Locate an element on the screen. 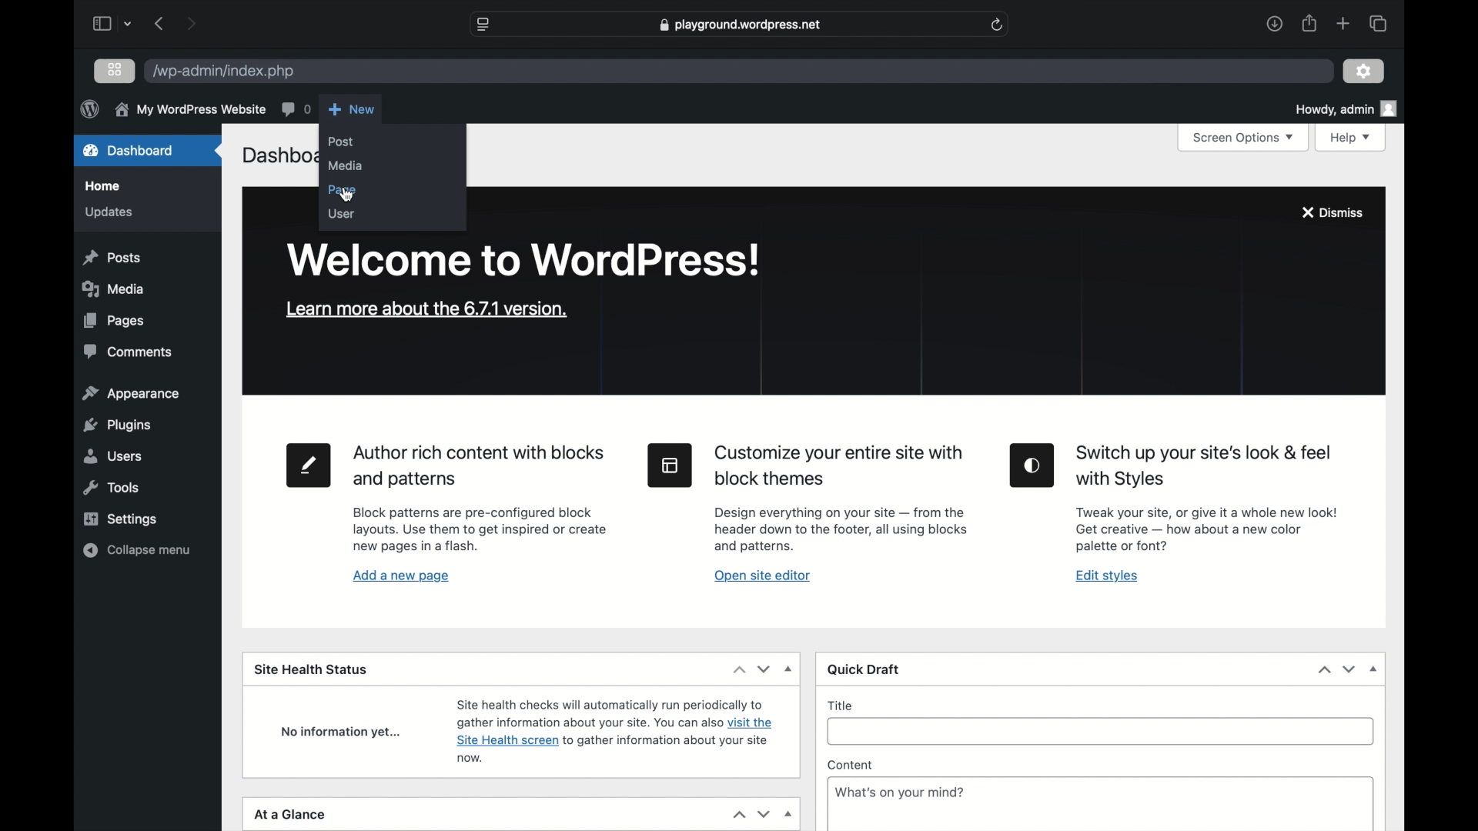 The height and width of the screenshot is (831, 1478). stepper button is located at coordinates (751, 669).